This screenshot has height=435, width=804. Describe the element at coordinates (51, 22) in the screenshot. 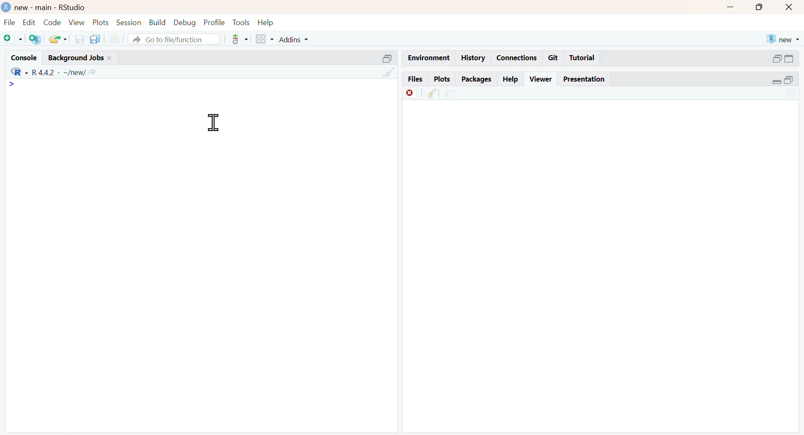

I see `Code` at that location.